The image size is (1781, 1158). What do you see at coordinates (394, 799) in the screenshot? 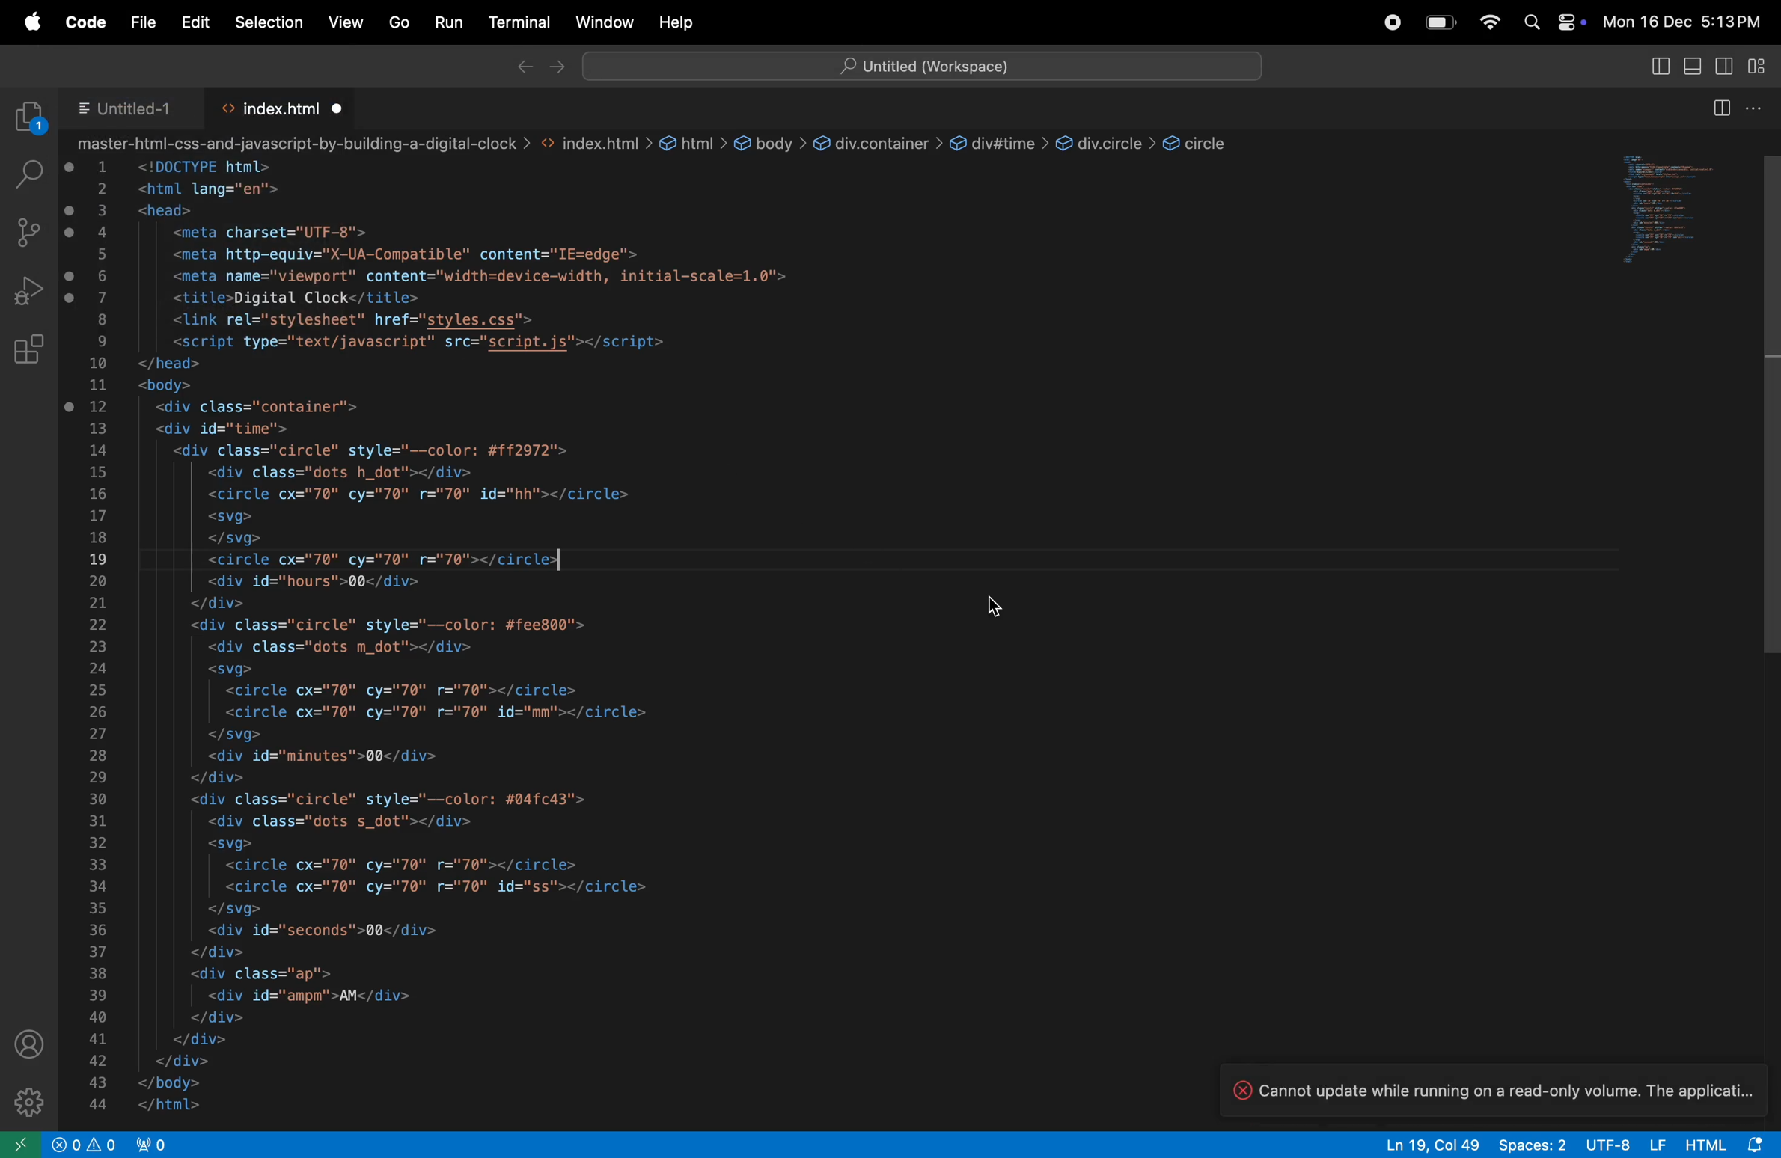
I see `<div class="circle" style="--color: #04fc43">` at bounding box center [394, 799].